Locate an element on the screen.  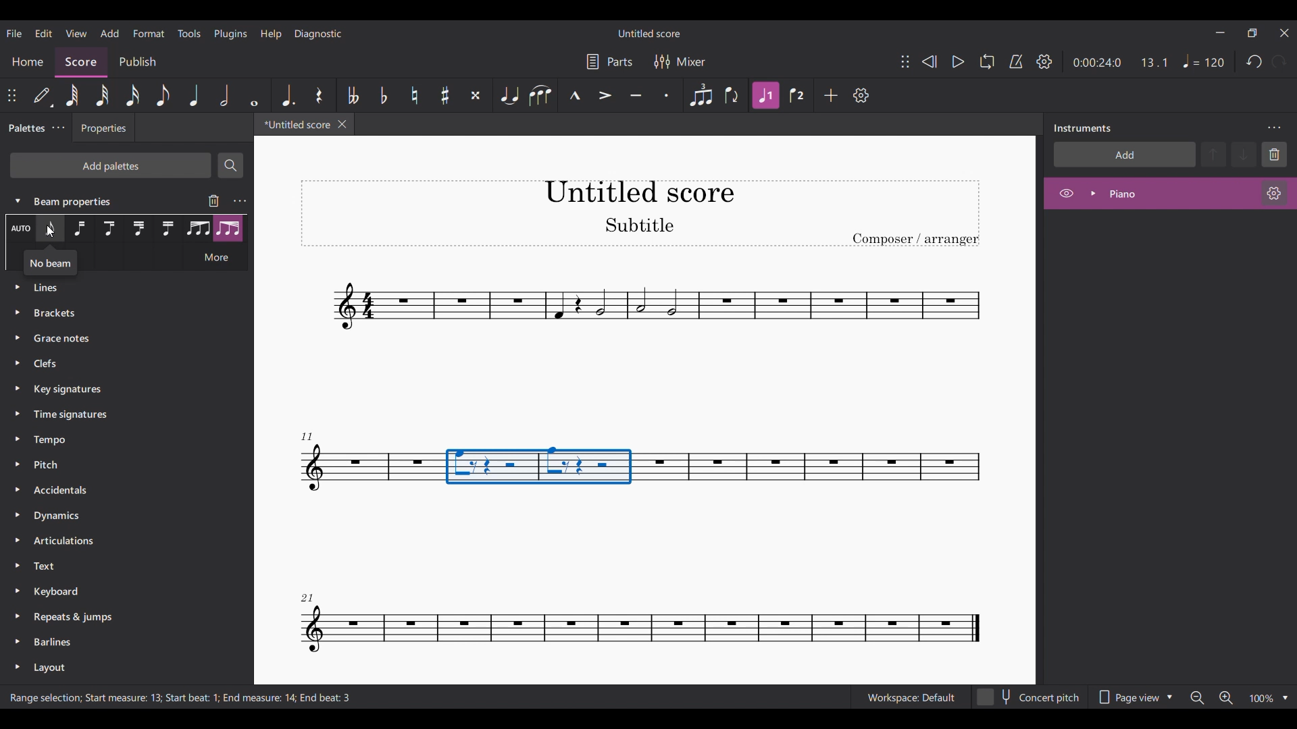
Zoom in is located at coordinates (1226, 698).